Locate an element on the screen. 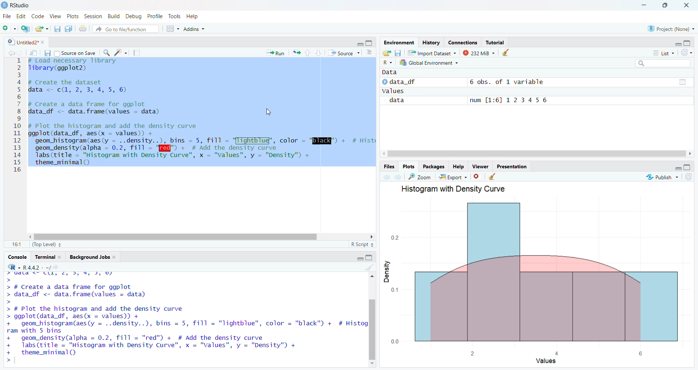 The width and height of the screenshot is (698, 370). Help is located at coordinates (459, 166).